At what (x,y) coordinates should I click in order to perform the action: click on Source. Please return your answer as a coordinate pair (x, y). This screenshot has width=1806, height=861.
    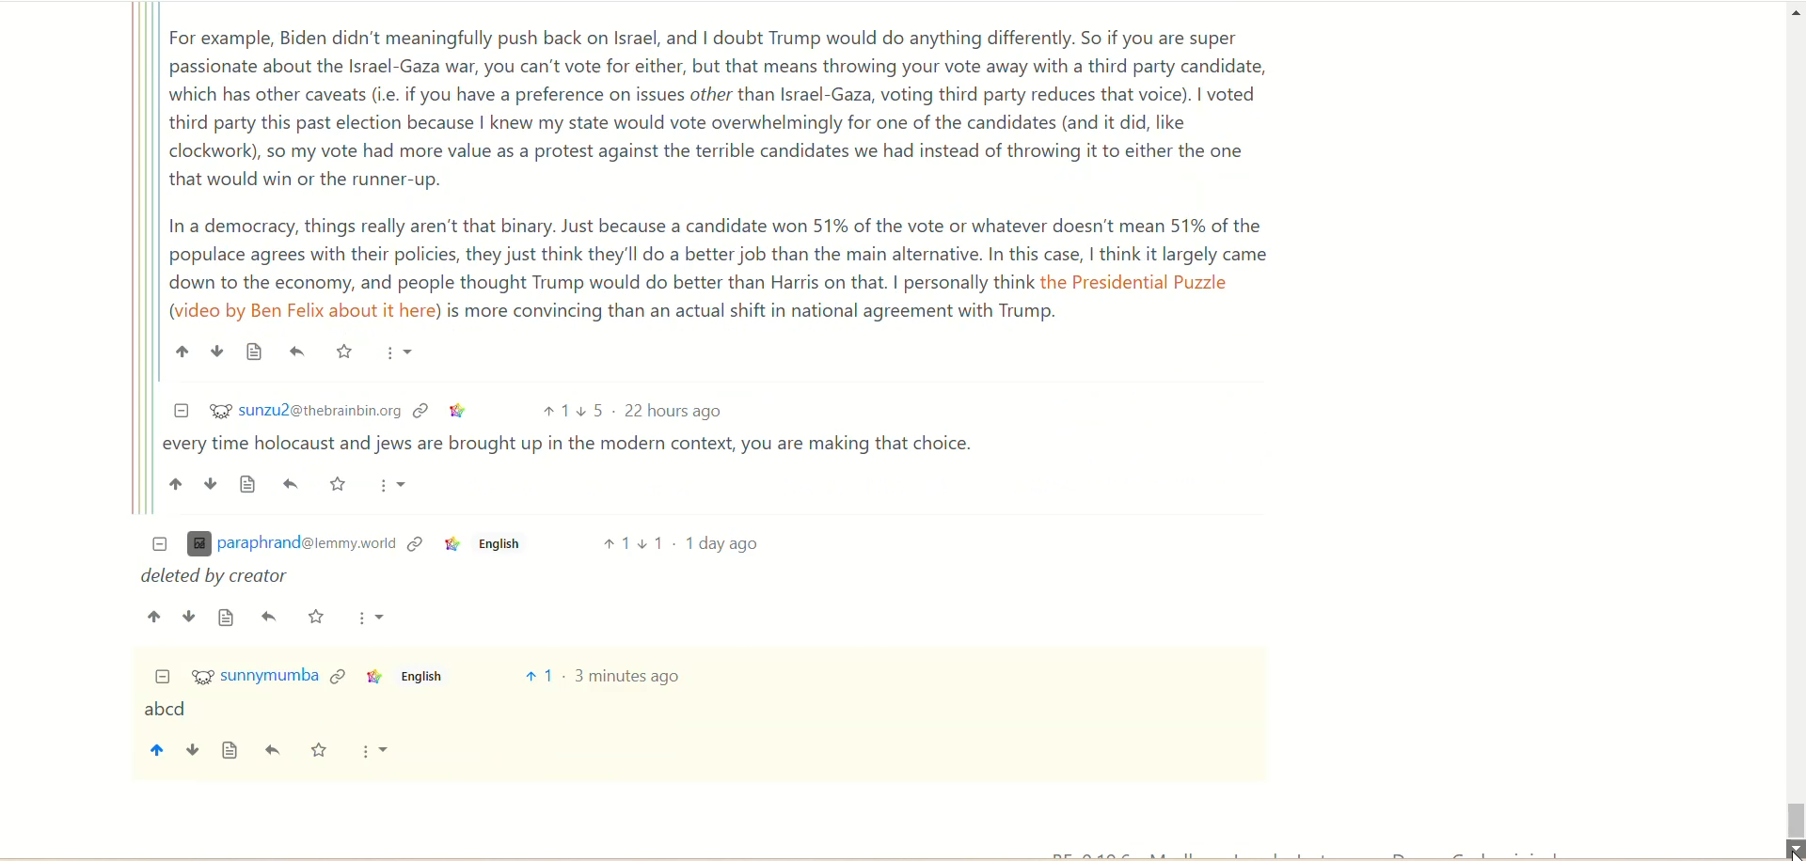
    Looking at the image, I should click on (246, 483).